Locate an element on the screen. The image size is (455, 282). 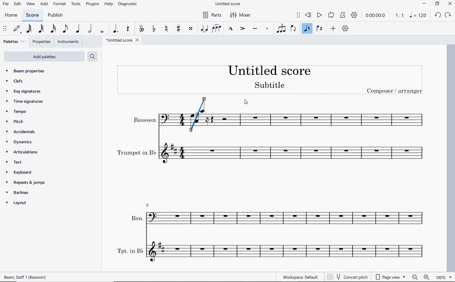
concert pitch is located at coordinates (348, 277).